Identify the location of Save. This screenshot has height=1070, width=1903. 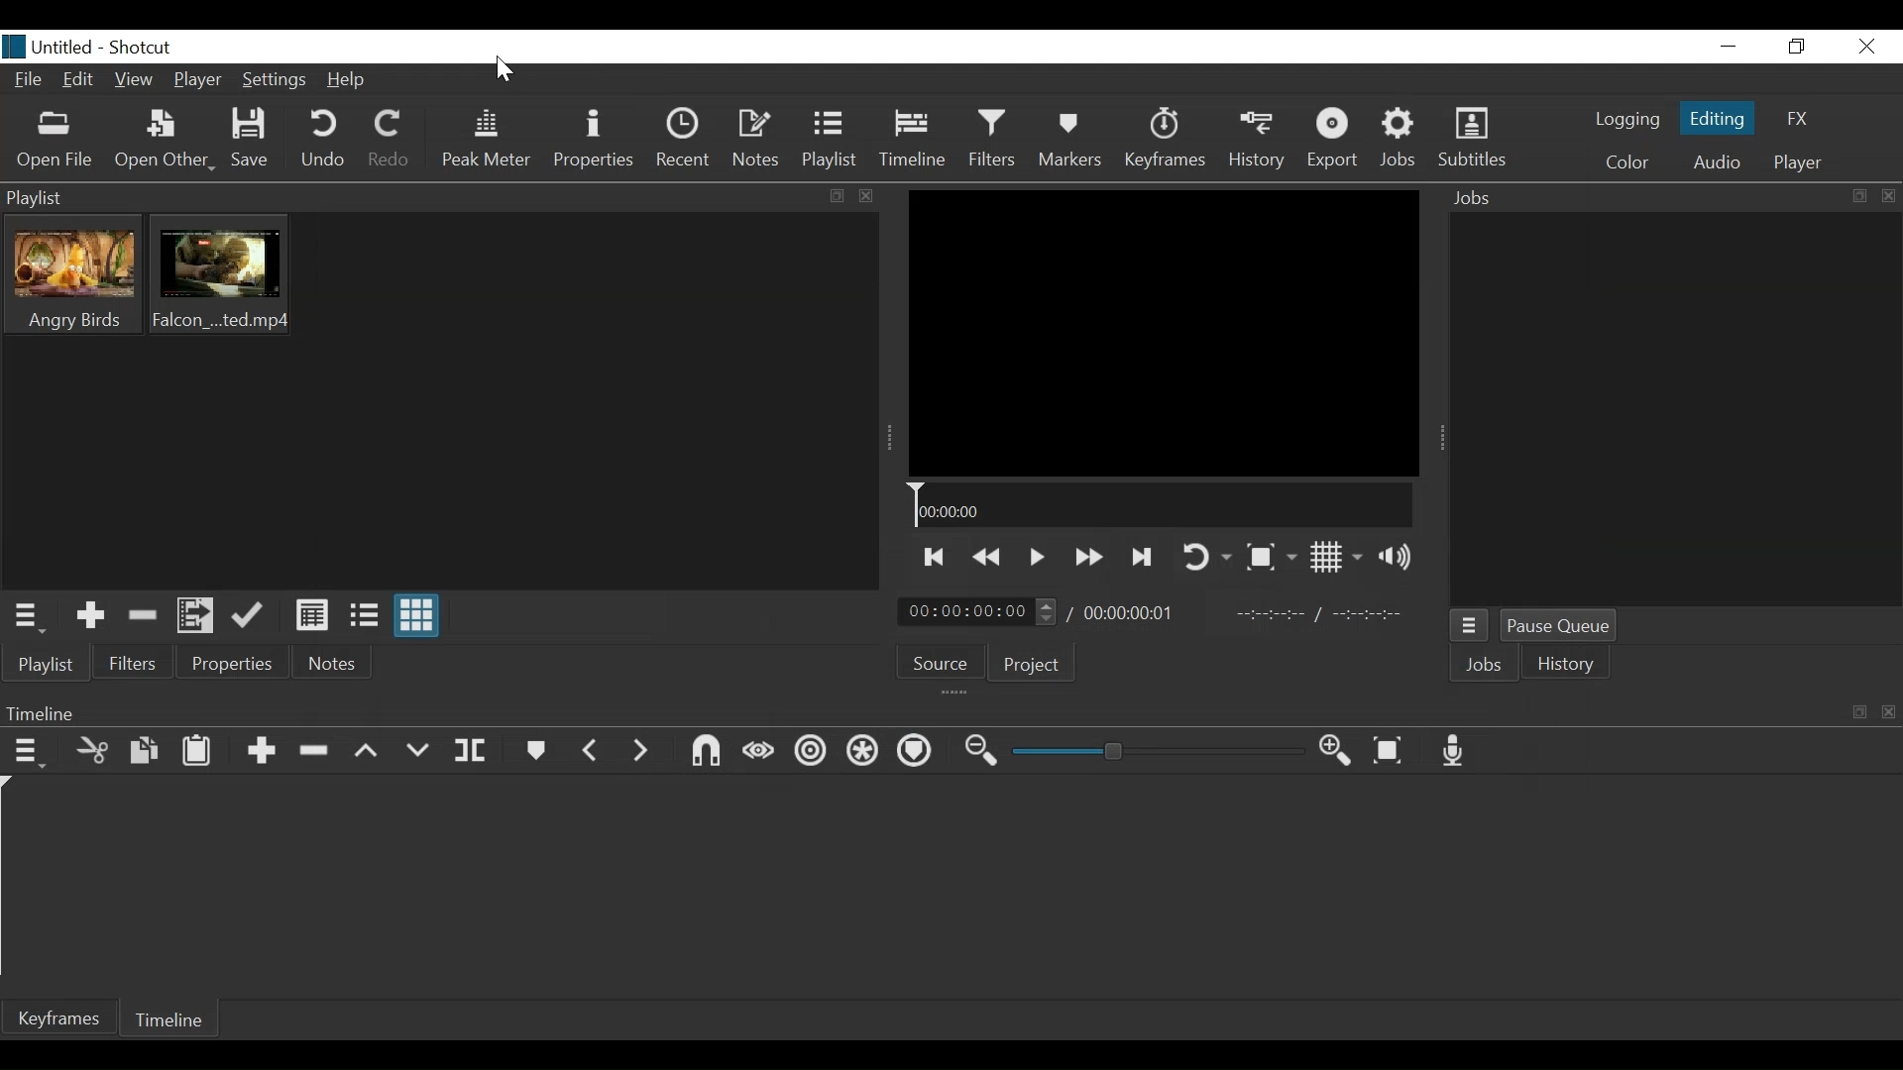
(252, 140).